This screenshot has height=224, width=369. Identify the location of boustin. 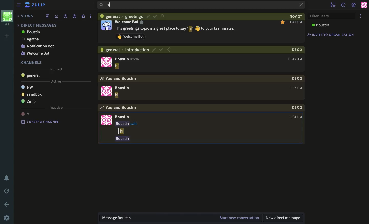
(32, 33).